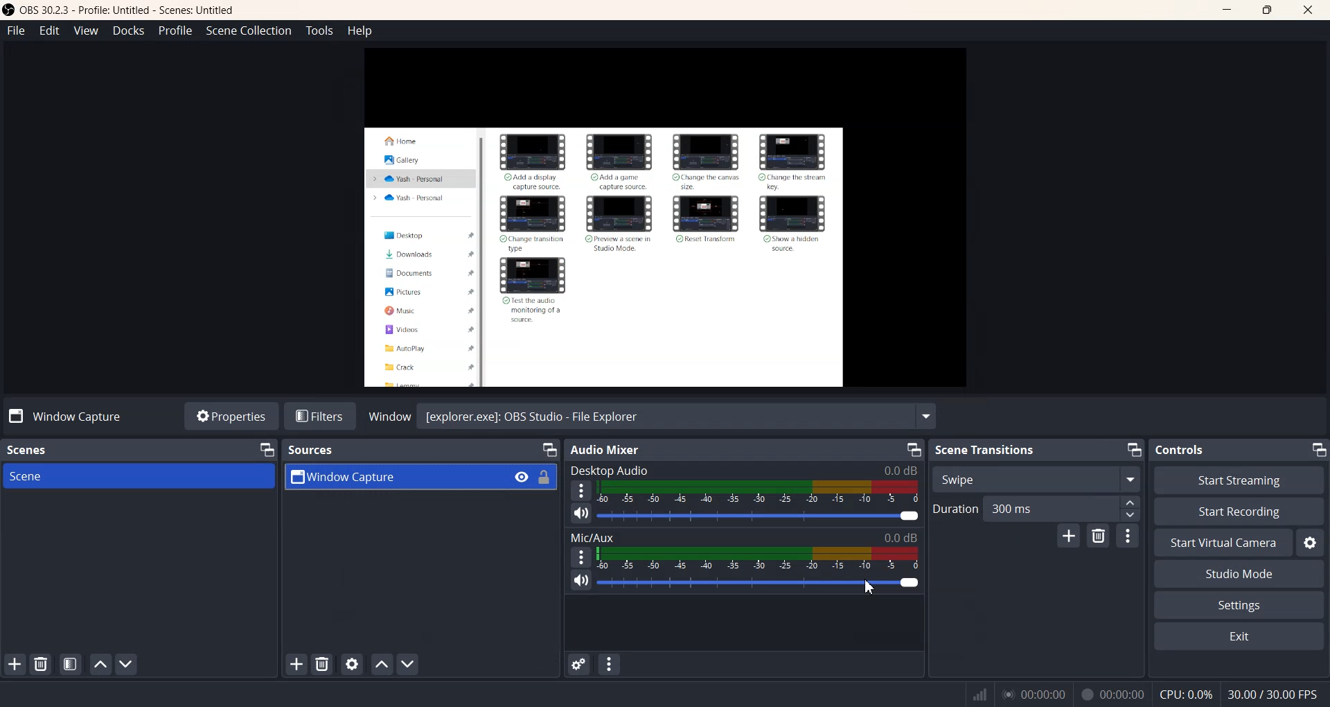 Image resolution: width=1330 pixels, height=707 pixels. Describe the element at coordinates (679, 417) in the screenshot. I see `[explorer.exe]: OBS Studio - File Explorer` at that location.